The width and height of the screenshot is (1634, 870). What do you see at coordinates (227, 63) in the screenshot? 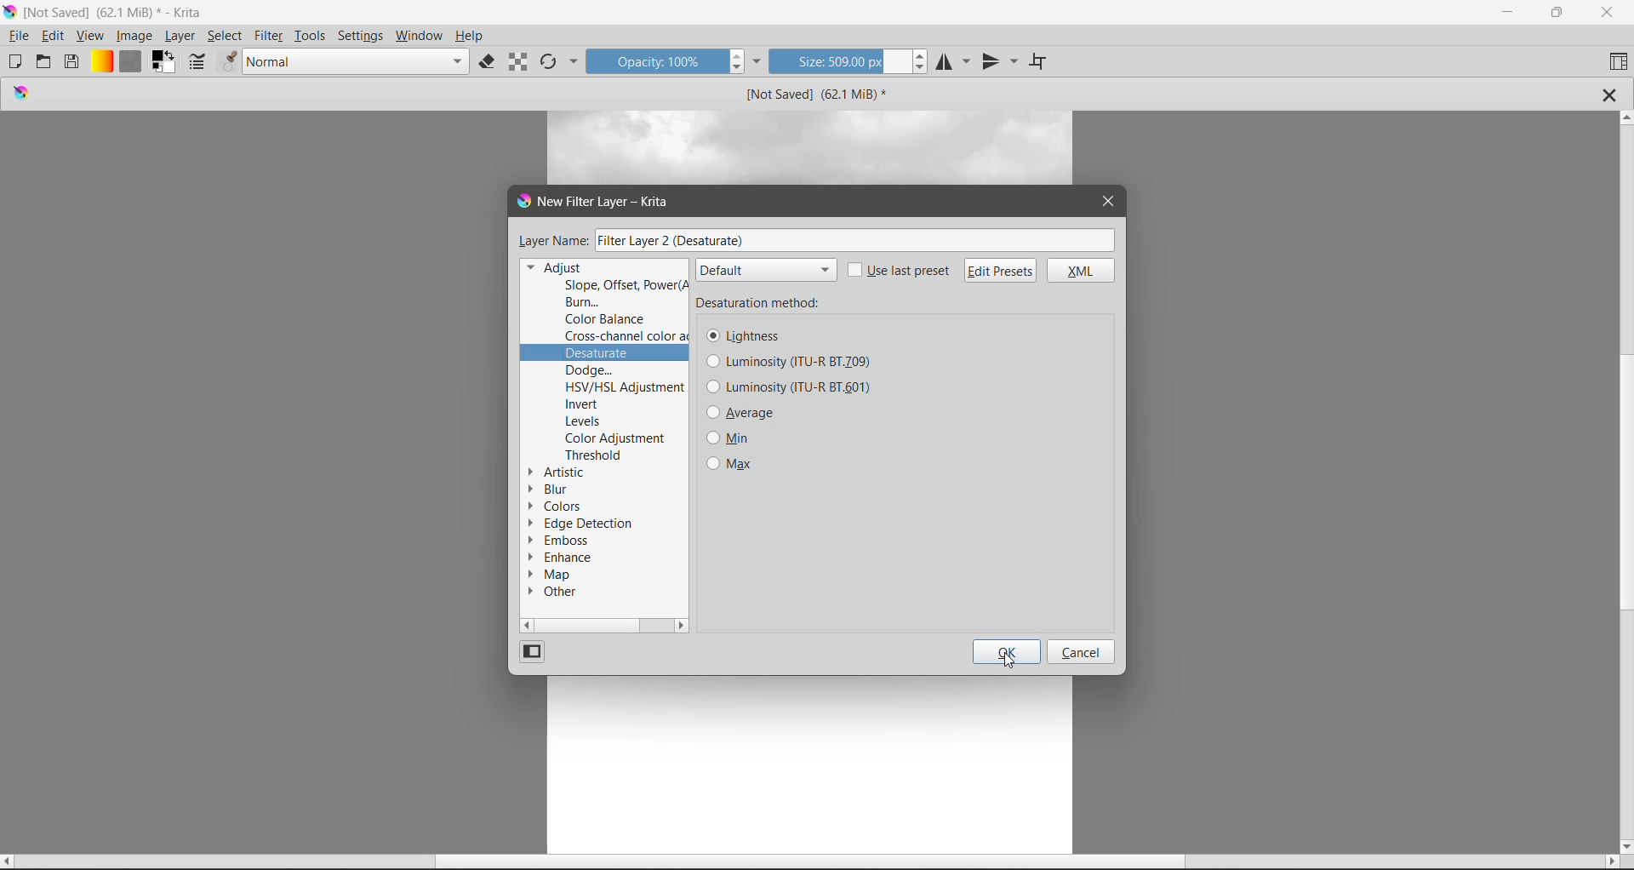
I see `Choose brush presets` at bounding box center [227, 63].